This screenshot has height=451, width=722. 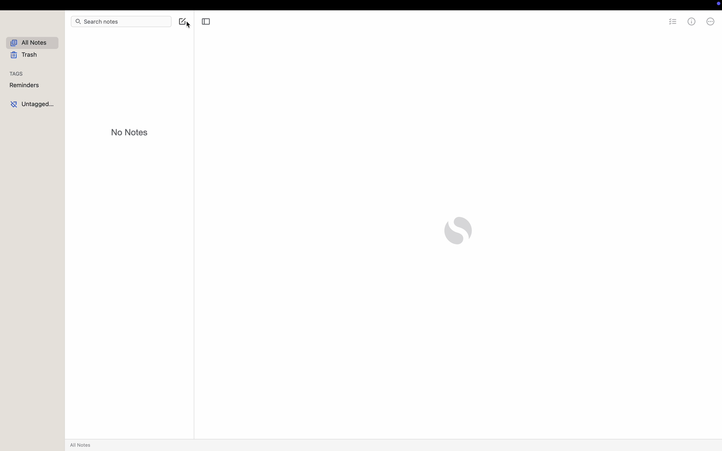 What do you see at coordinates (24, 55) in the screenshot?
I see `trash` at bounding box center [24, 55].